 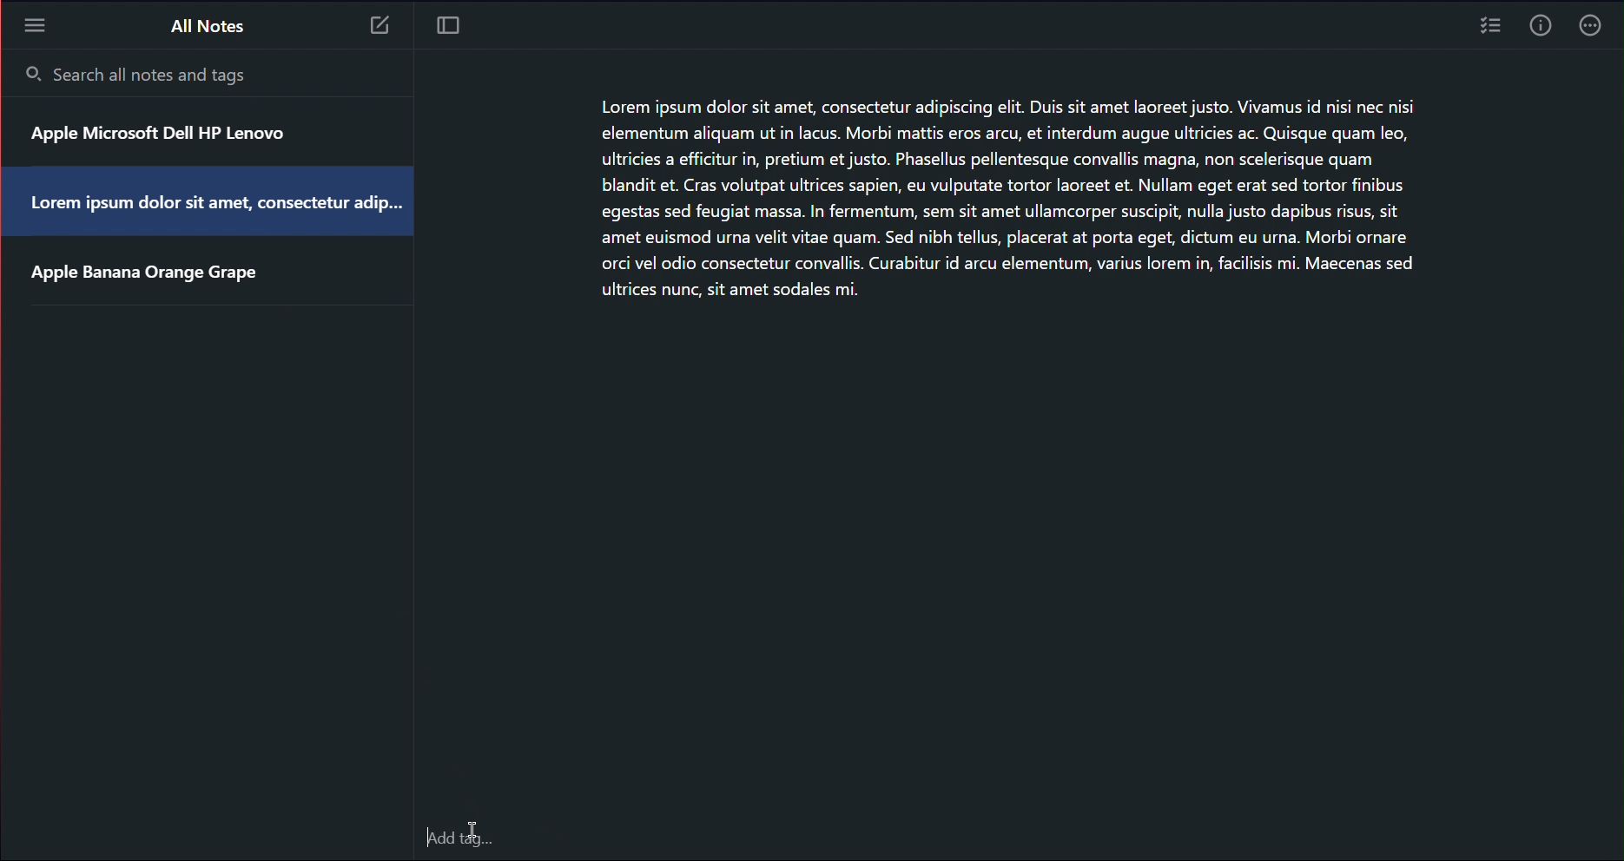 I want to click on Info, so click(x=1539, y=30).